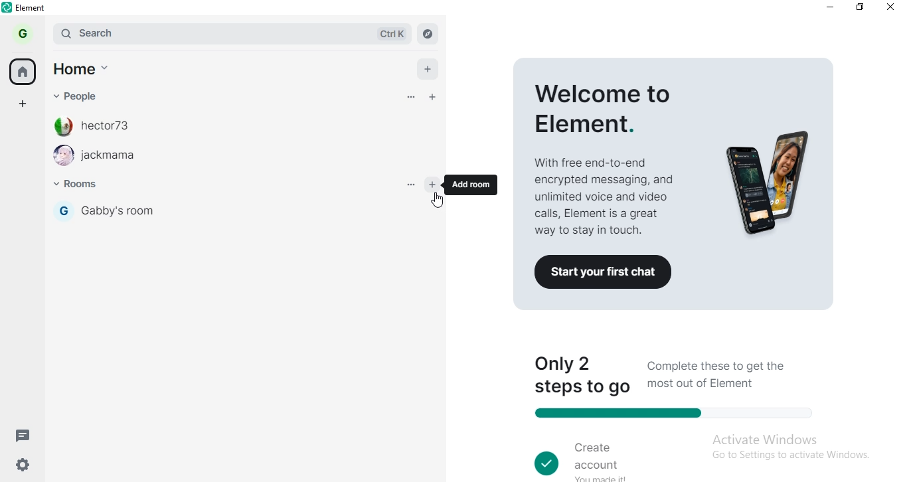 The height and width of the screenshot is (482, 907). Describe the element at coordinates (388, 33) in the screenshot. I see `ctrl k` at that location.